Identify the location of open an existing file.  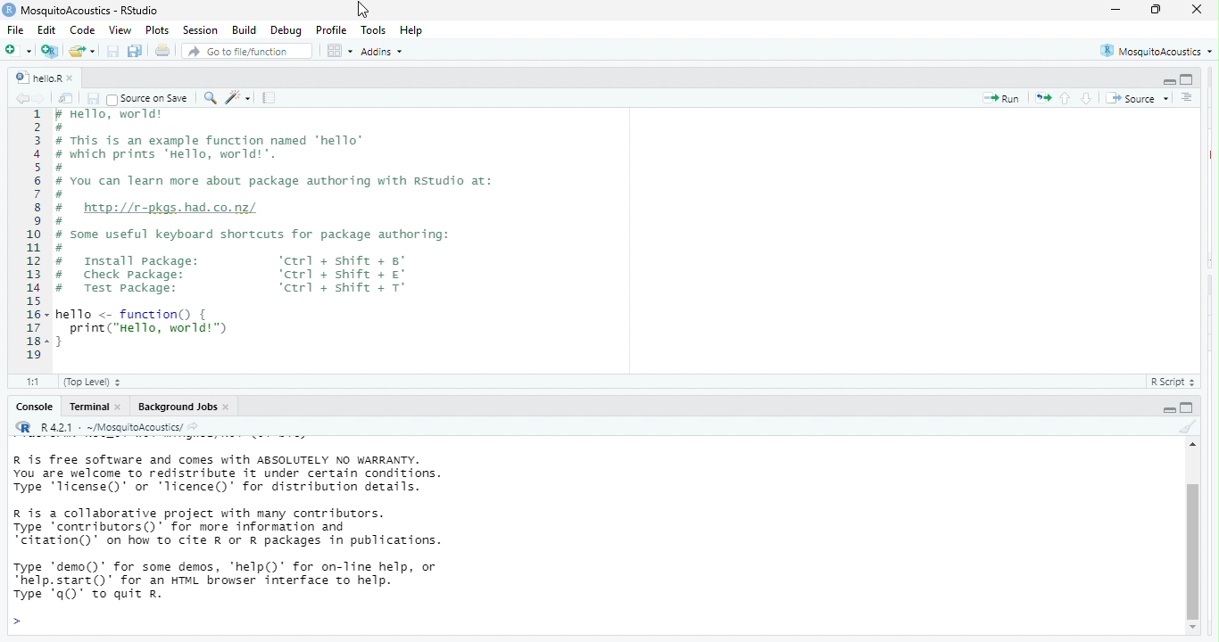
(82, 50).